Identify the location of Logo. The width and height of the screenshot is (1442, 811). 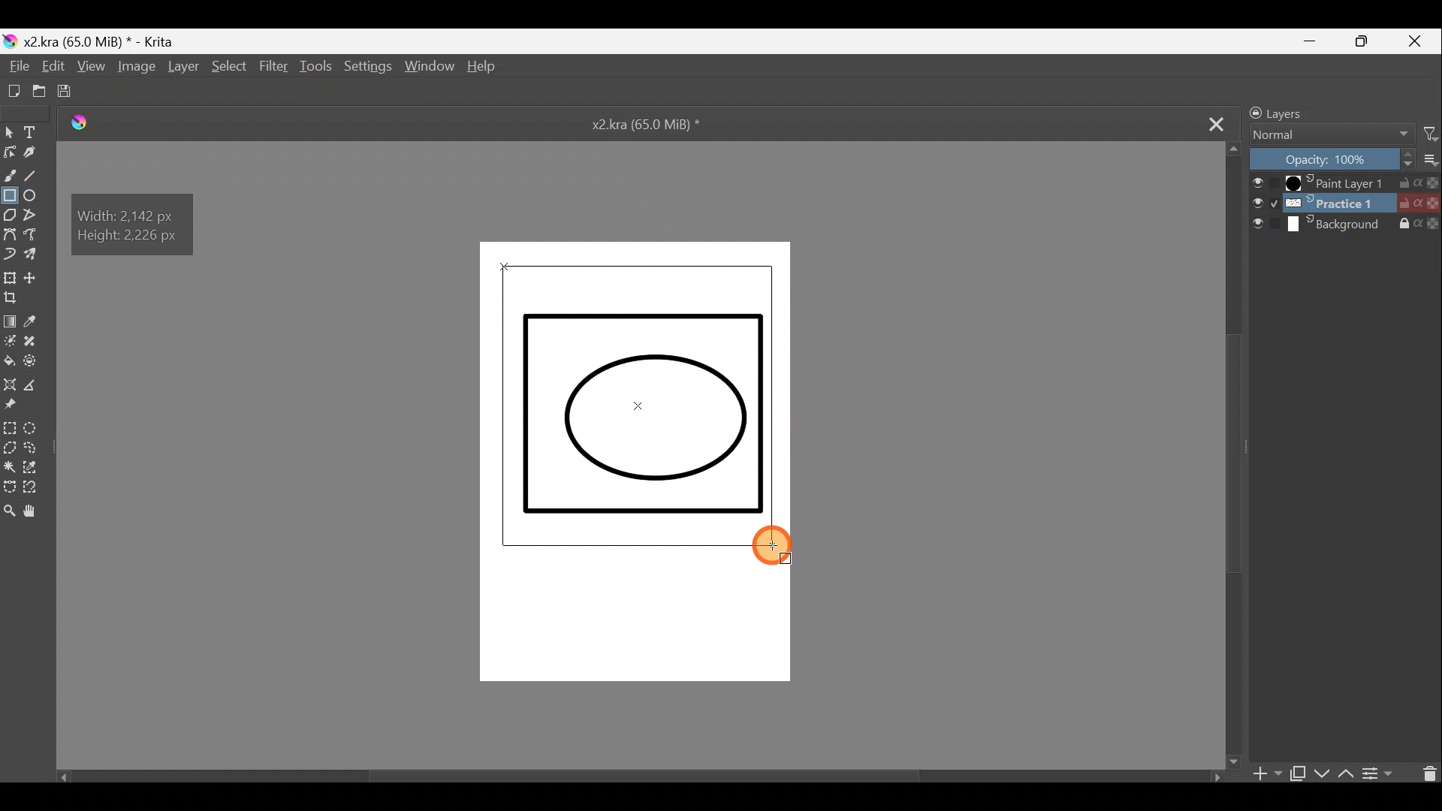
(74, 119).